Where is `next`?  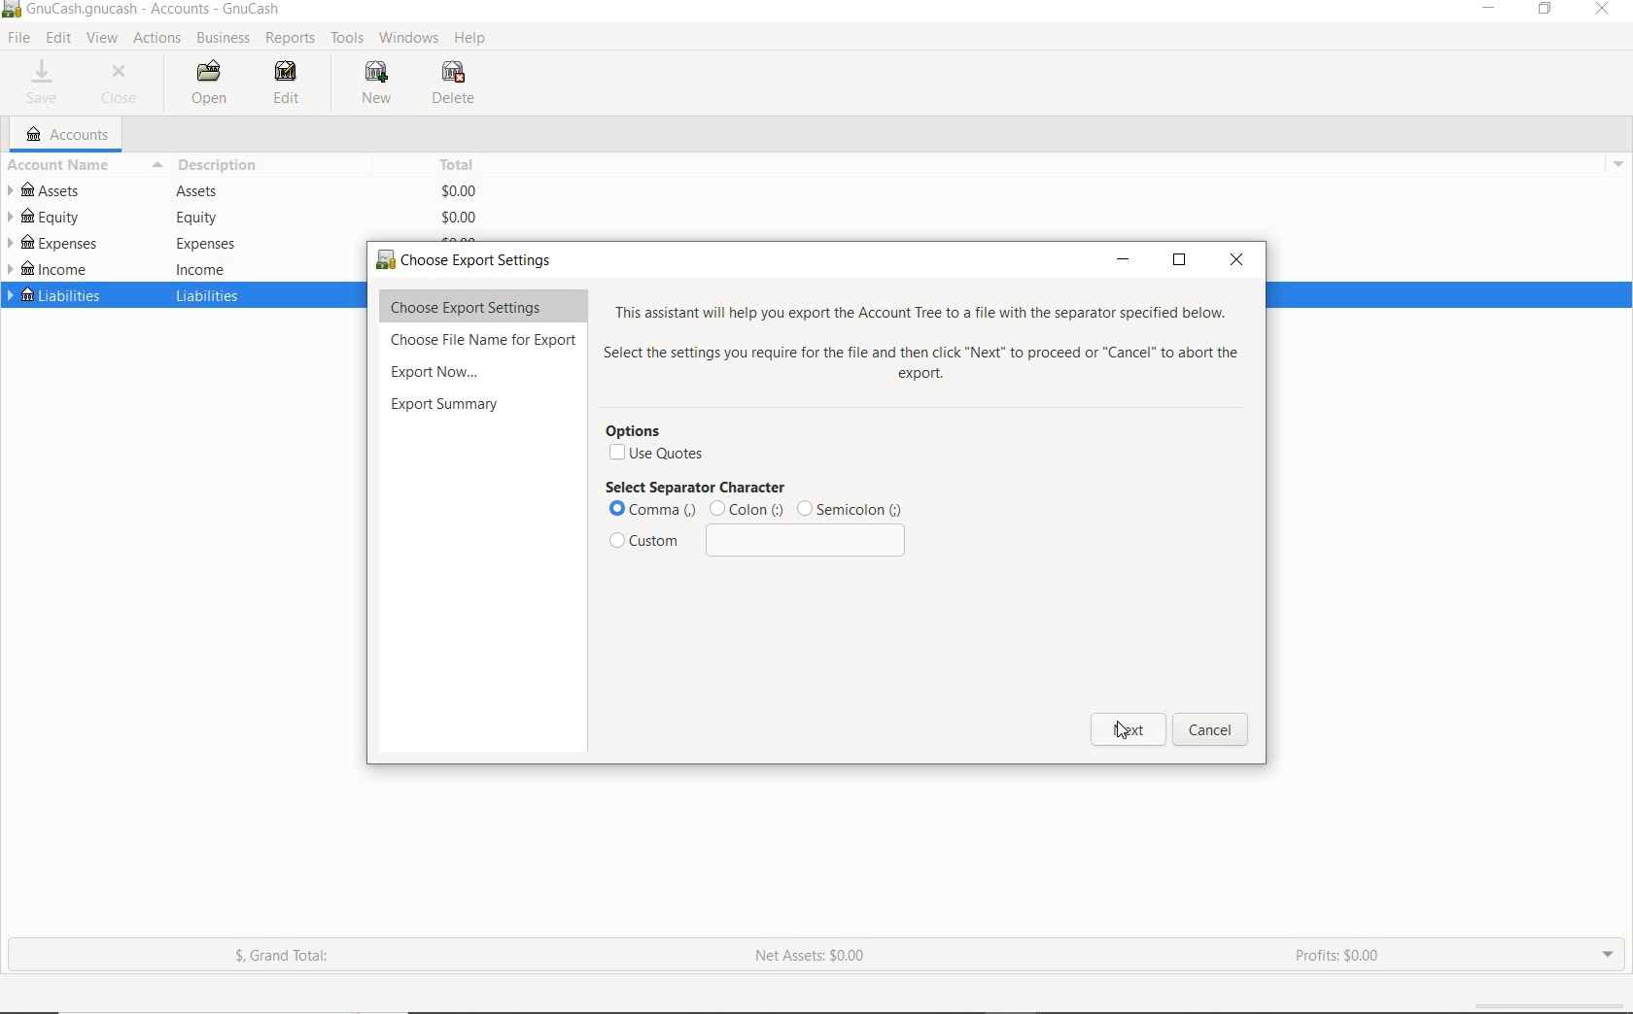 next is located at coordinates (1127, 727).